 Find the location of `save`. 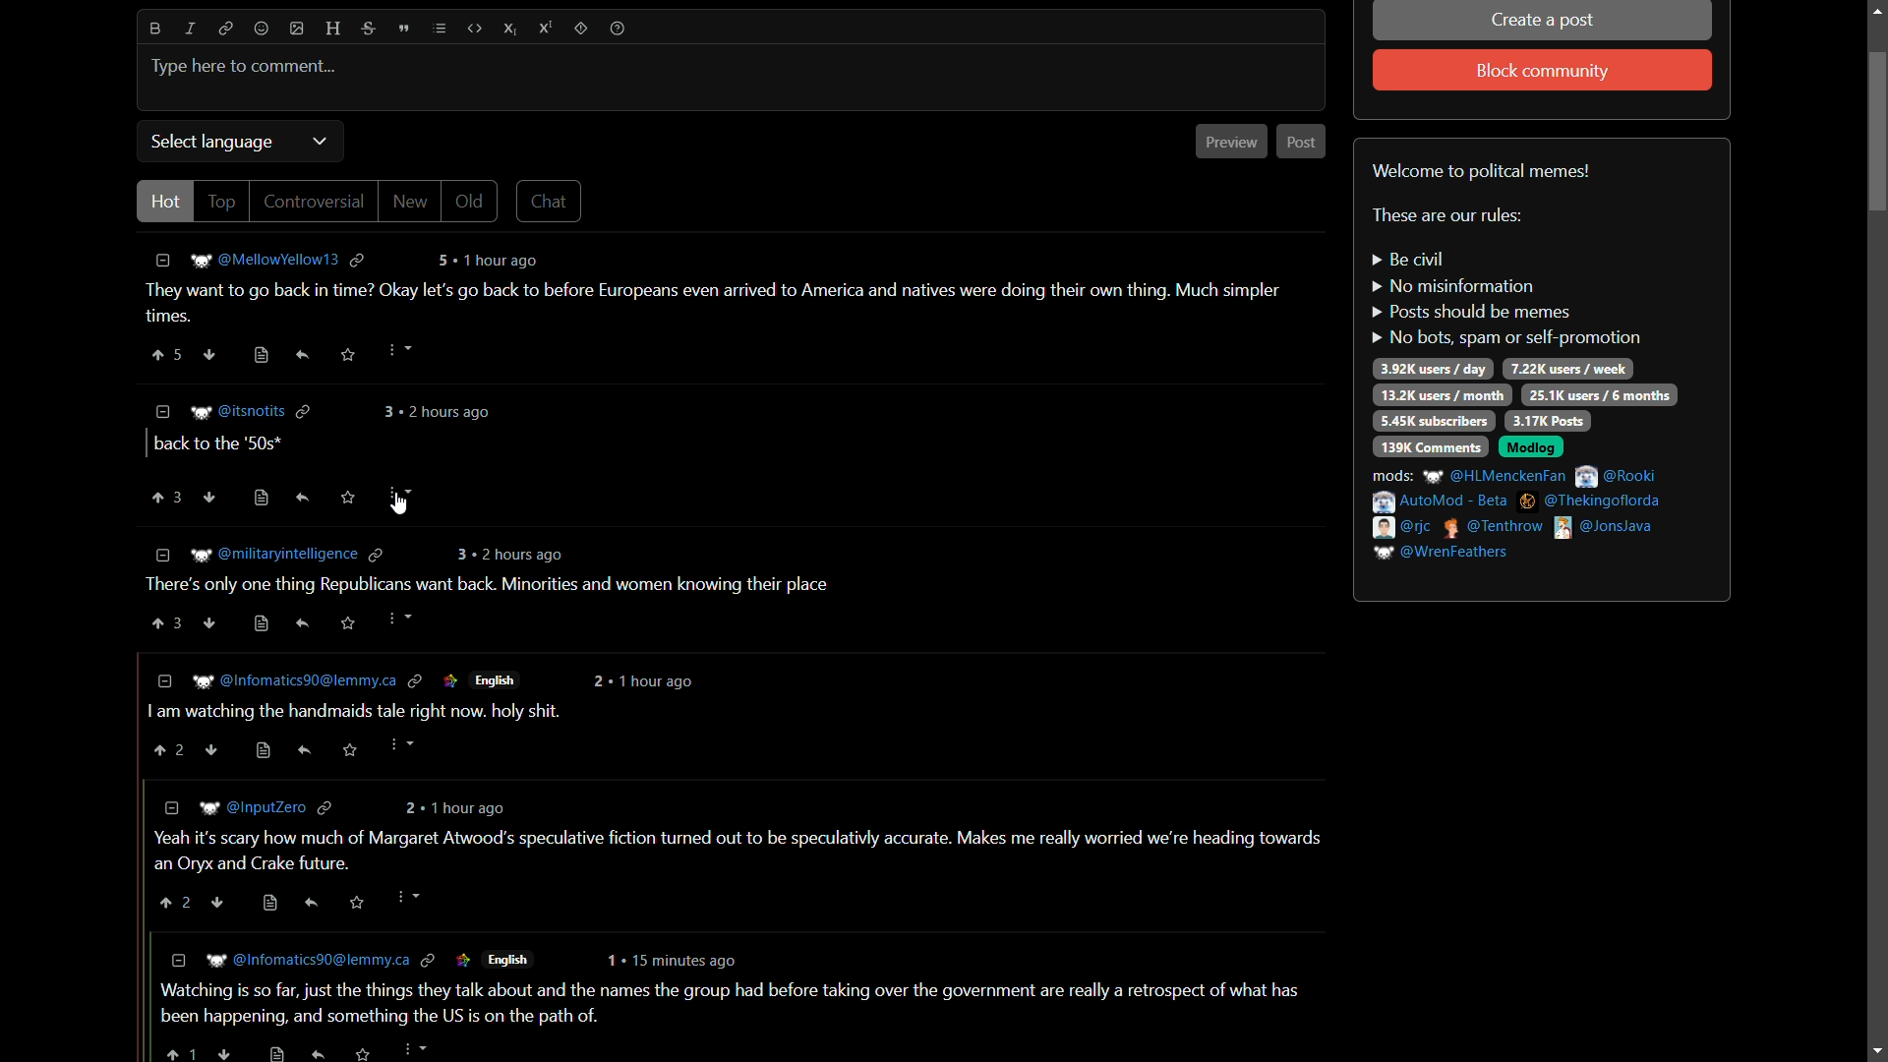

save is located at coordinates (347, 500).